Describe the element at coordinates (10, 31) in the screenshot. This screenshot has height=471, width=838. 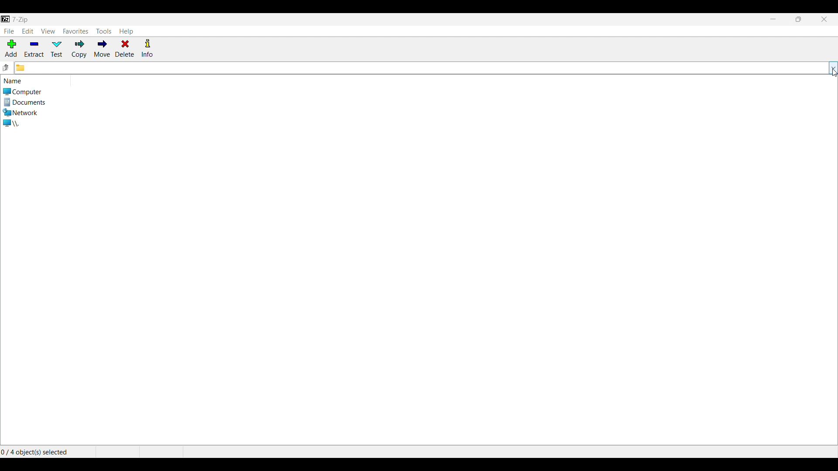
I see `File menu` at that location.